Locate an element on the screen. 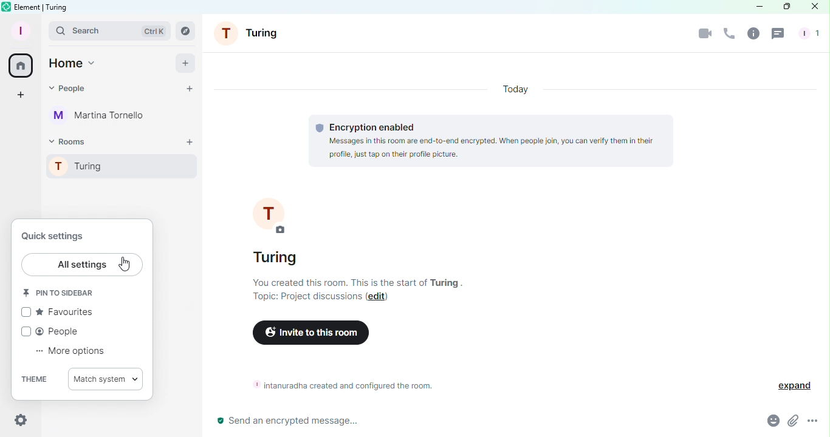 The image size is (830, 437). Quick settings is located at coordinates (60, 234).